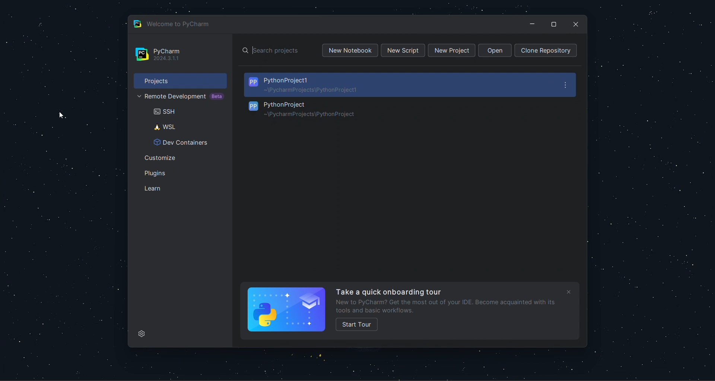 Image resolution: width=715 pixels, height=381 pixels. Describe the element at coordinates (311, 115) in the screenshot. I see `Project Path` at that location.